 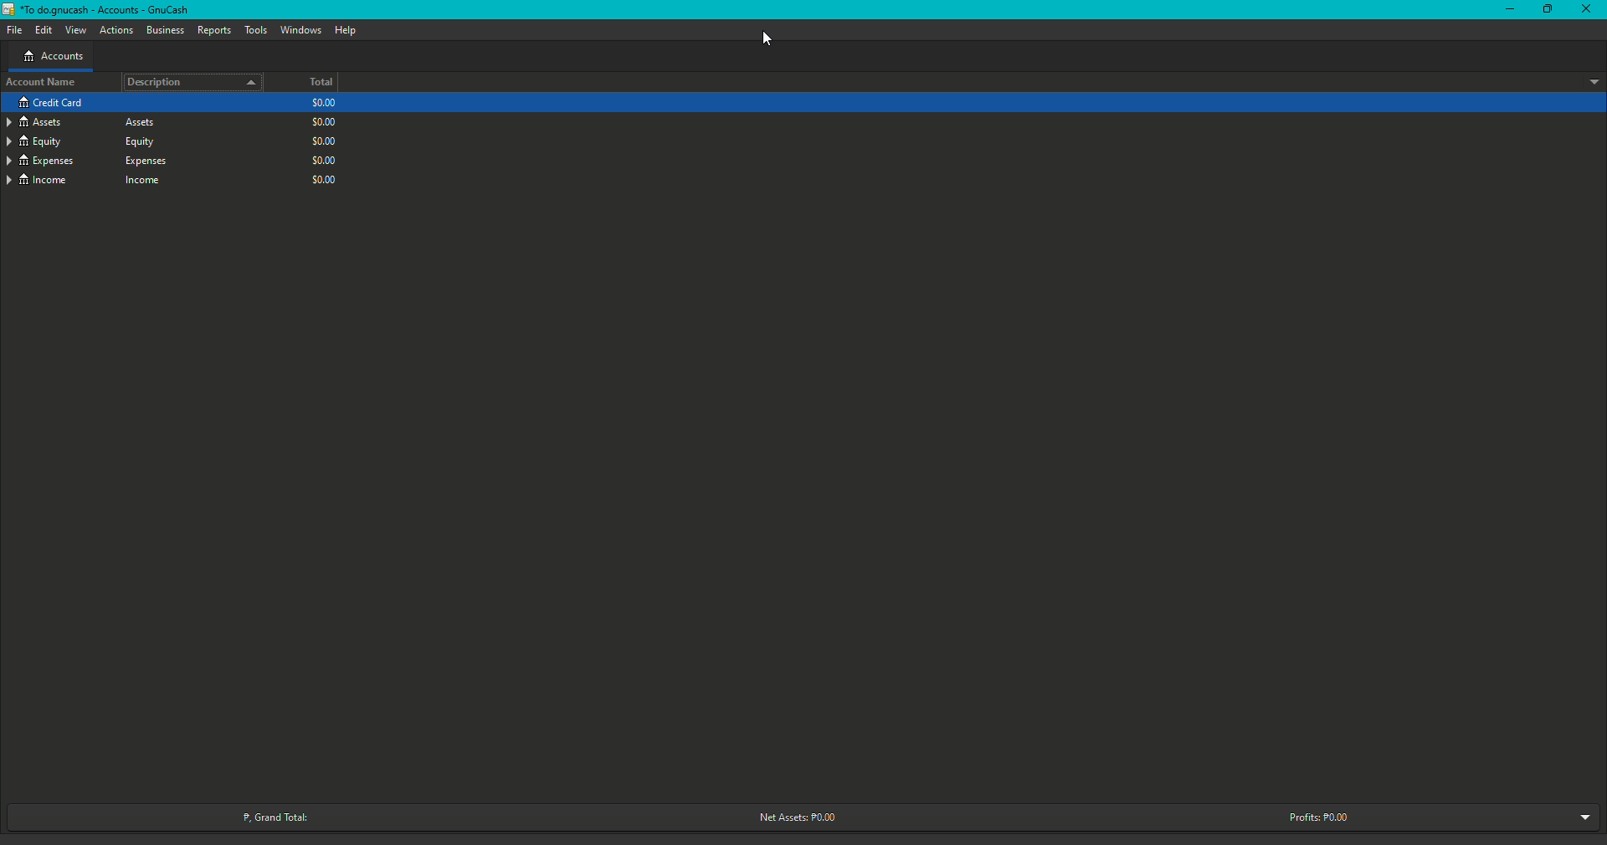 What do you see at coordinates (276, 815) in the screenshot?
I see `Grand Total` at bounding box center [276, 815].